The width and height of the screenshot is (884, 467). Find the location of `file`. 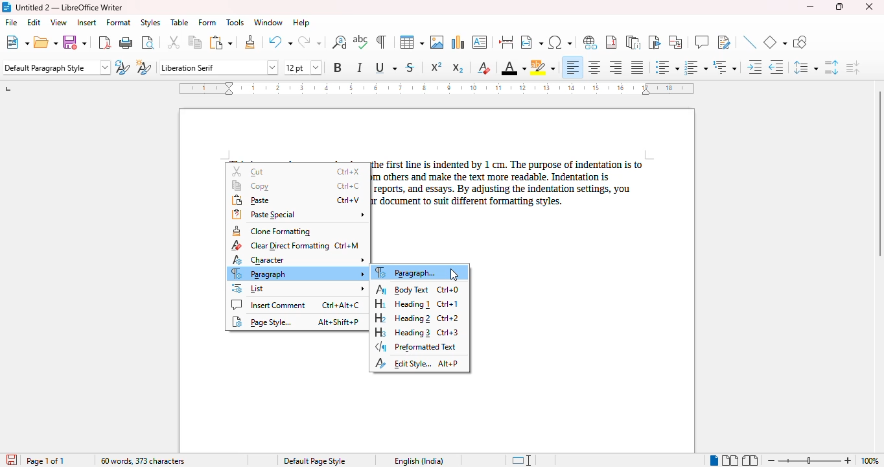

file is located at coordinates (11, 22).